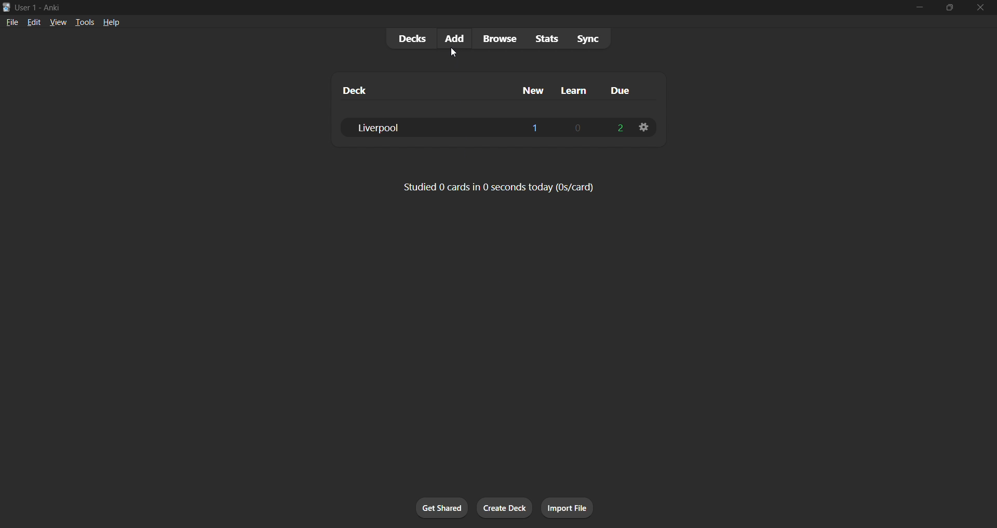 The image size is (997, 528). What do you see at coordinates (452, 7) in the screenshot?
I see `User 1- Anki` at bounding box center [452, 7].